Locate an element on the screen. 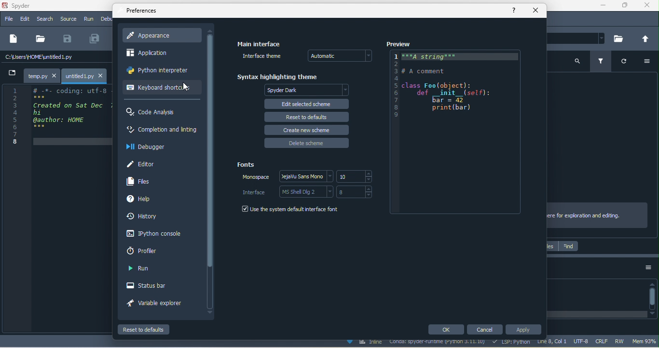  files is located at coordinates (141, 181).